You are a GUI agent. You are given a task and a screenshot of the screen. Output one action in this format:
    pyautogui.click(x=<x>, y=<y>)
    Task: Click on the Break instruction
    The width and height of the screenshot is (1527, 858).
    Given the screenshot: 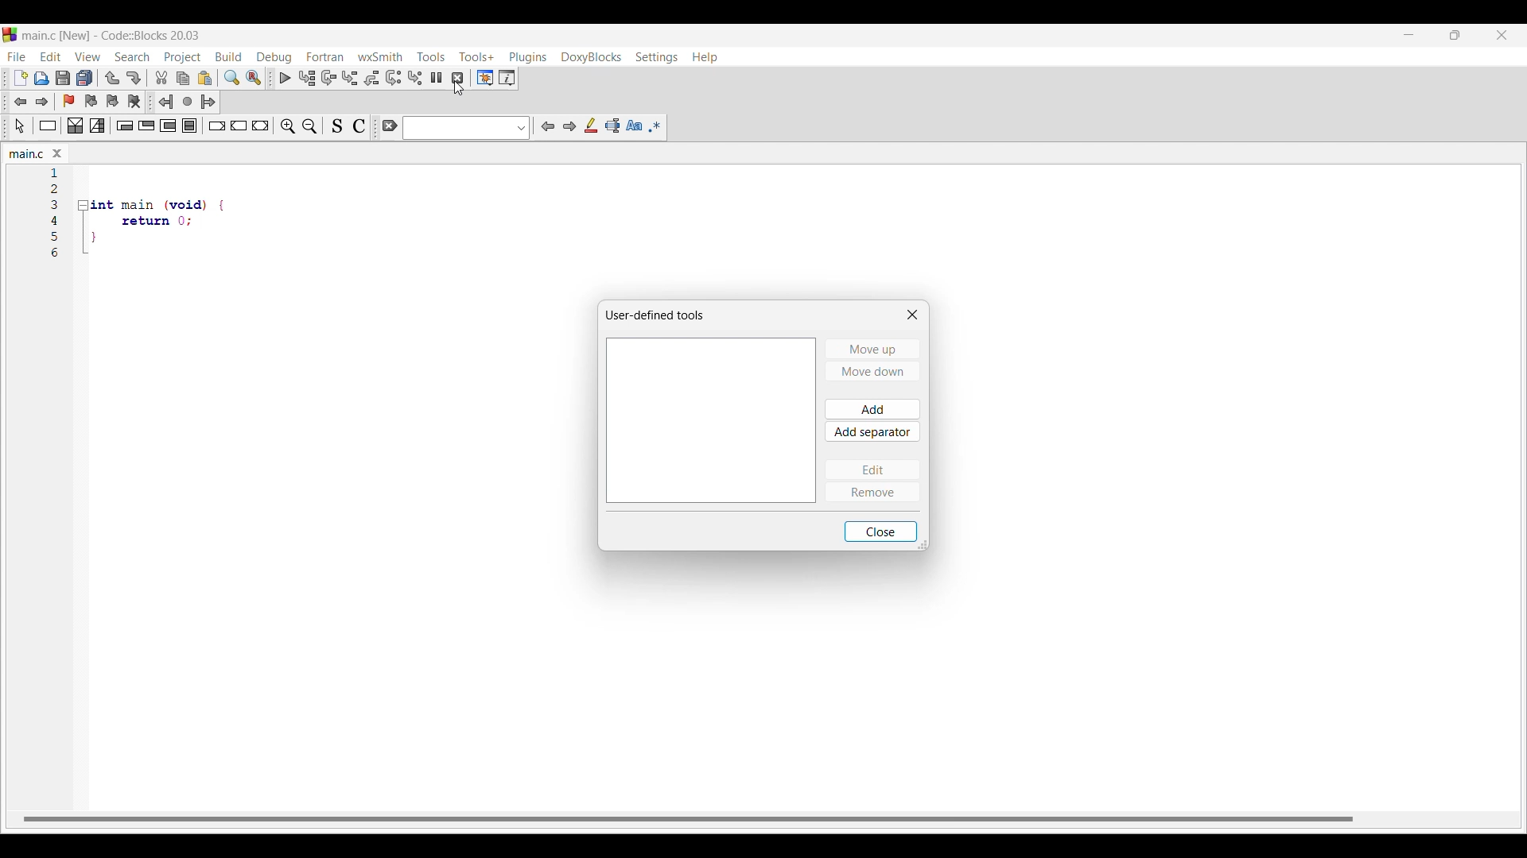 What is the action you would take?
    pyautogui.click(x=217, y=126)
    